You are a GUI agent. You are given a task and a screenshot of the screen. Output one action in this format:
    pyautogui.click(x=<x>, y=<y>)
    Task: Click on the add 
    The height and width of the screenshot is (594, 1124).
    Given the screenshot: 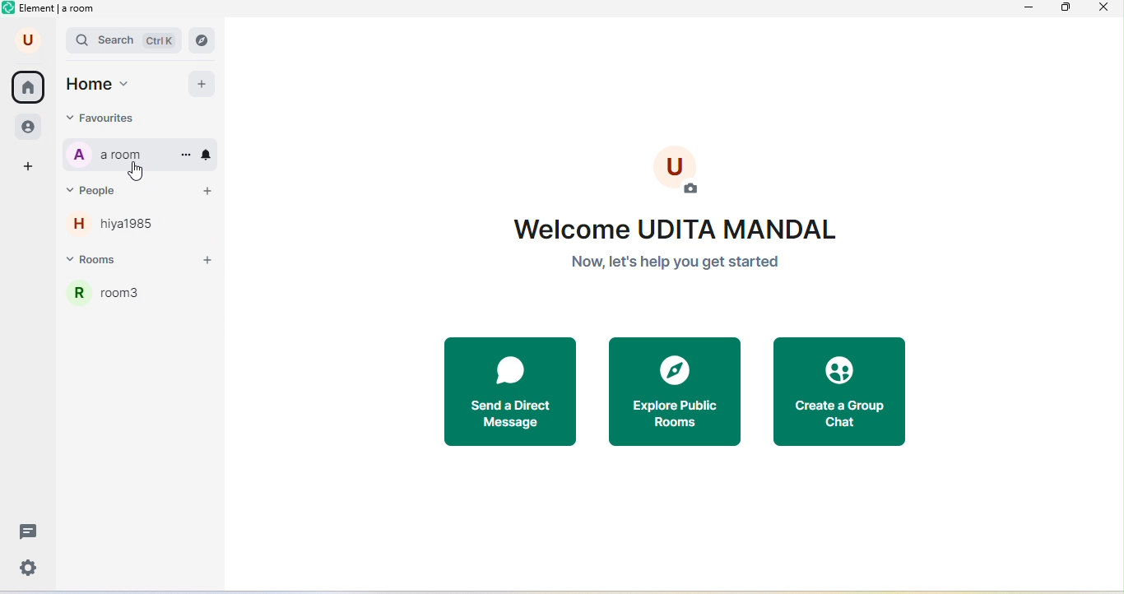 What is the action you would take?
    pyautogui.click(x=202, y=86)
    